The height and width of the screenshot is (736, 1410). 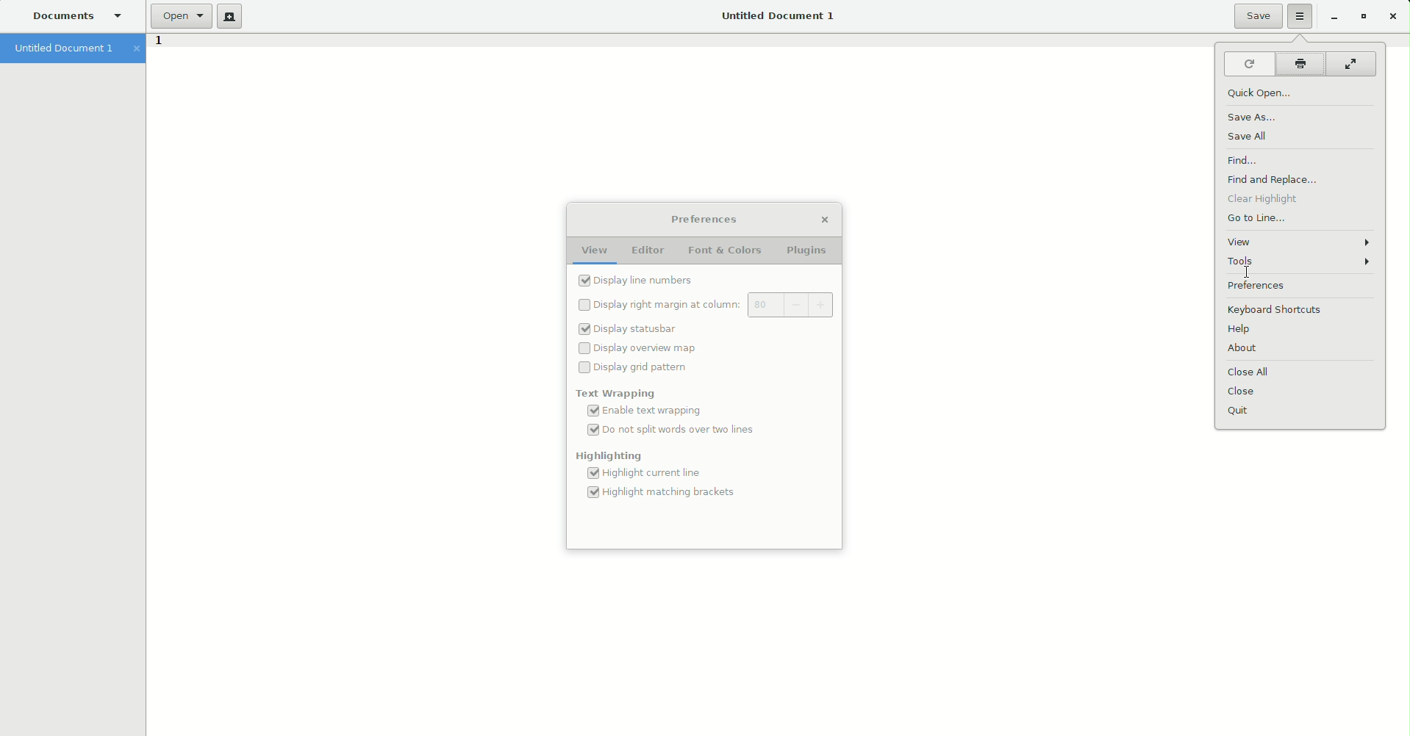 What do you see at coordinates (1392, 16) in the screenshot?
I see `Close` at bounding box center [1392, 16].